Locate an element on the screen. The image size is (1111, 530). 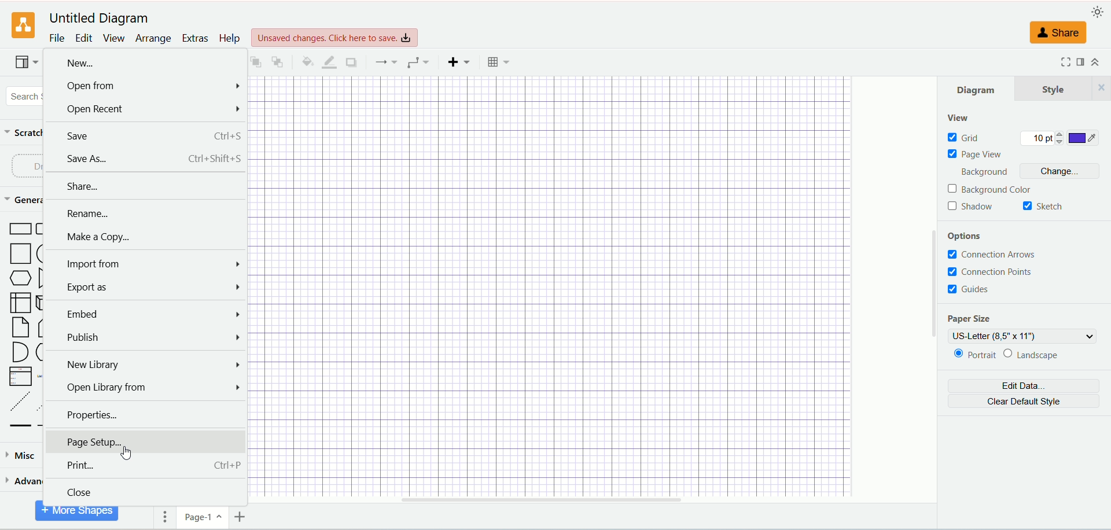
logo is located at coordinates (23, 26).